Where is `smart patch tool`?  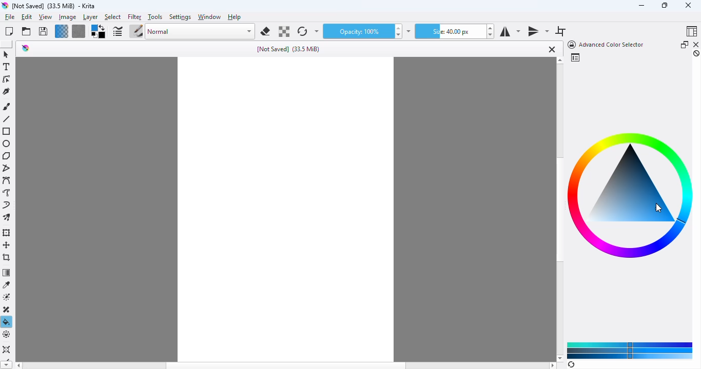
smart patch tool is located at coordinates (8, 310).